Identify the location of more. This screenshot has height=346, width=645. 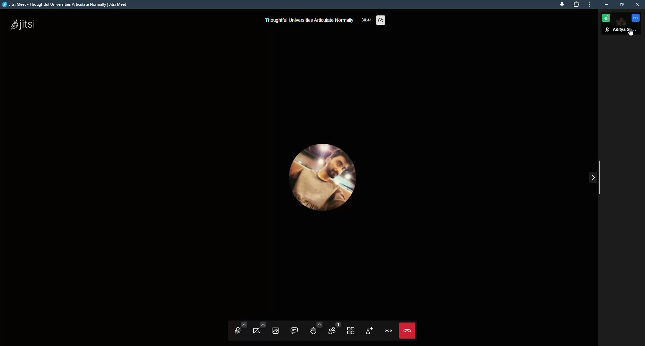
(635, 17).